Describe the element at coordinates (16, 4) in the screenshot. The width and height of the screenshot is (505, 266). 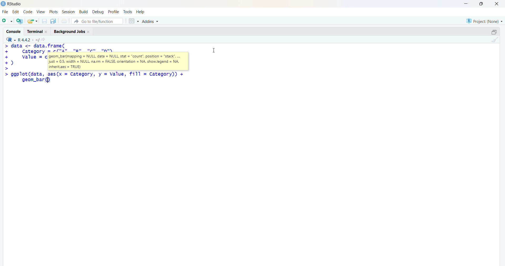
I see `Rstudio` at that location.